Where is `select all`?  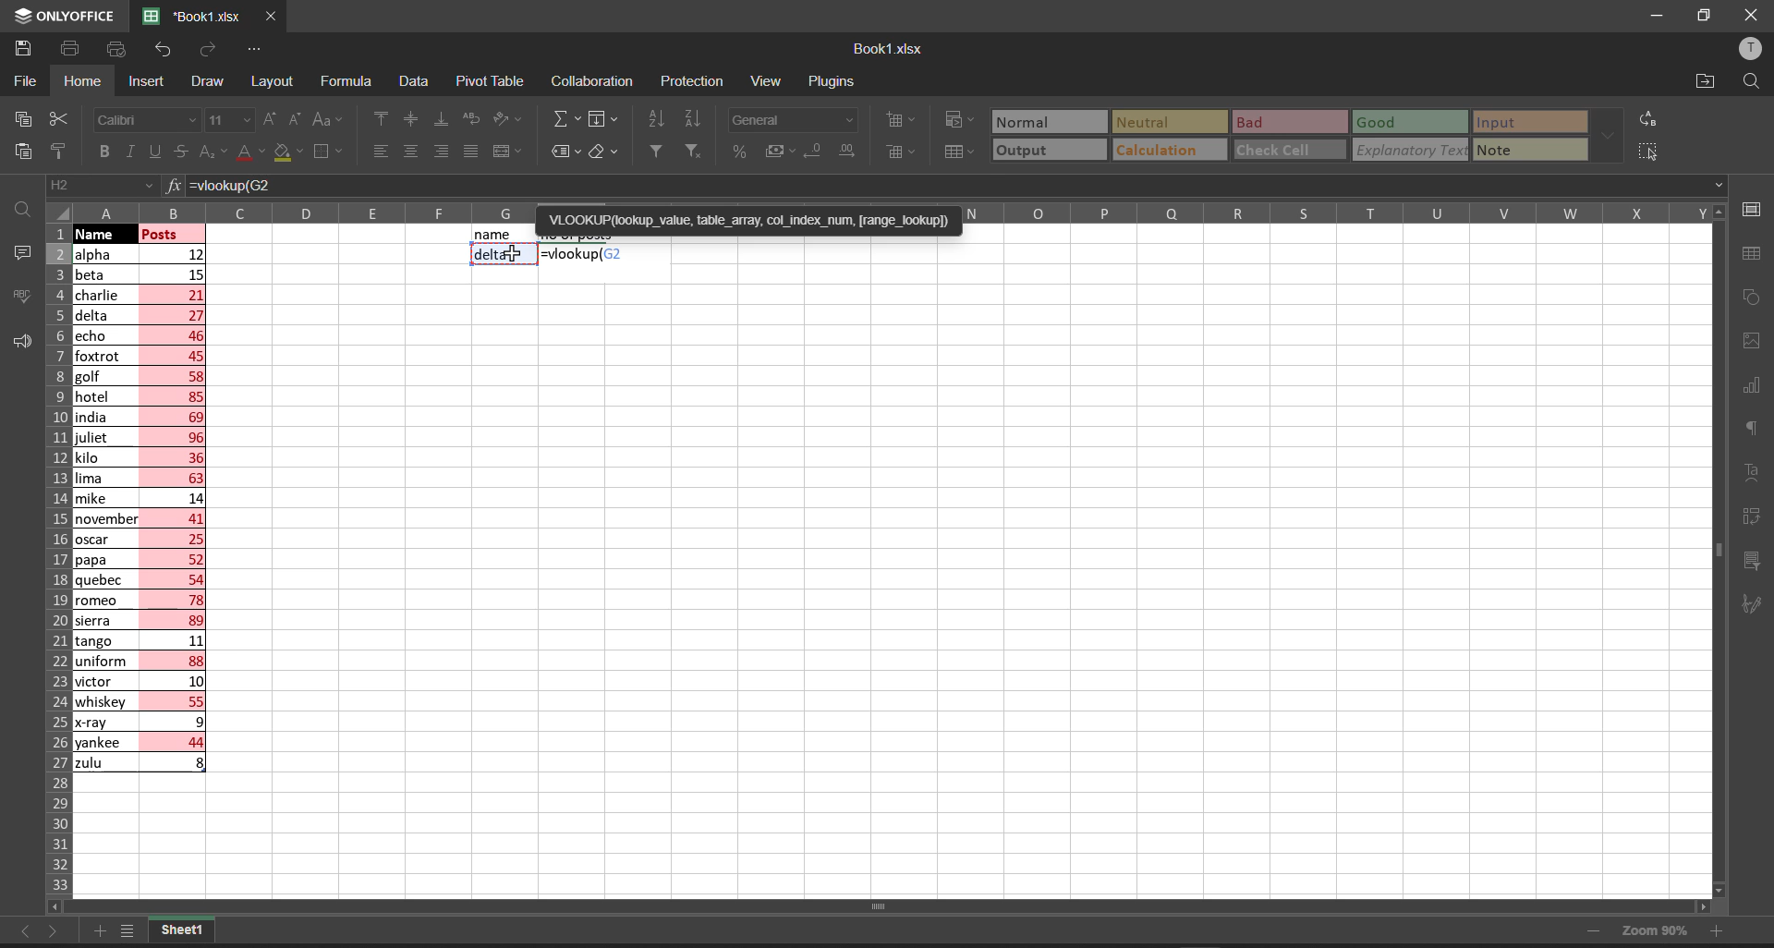 select all is located at coordinates (1646, 150).